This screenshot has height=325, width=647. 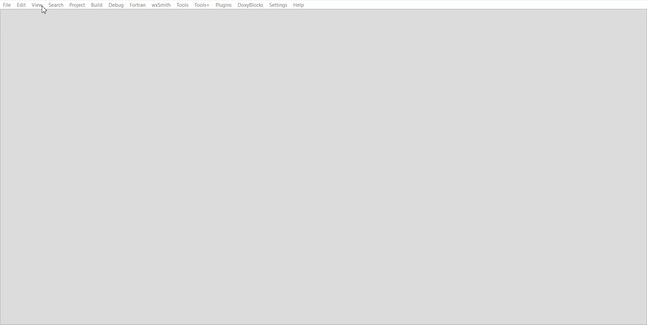 I want to click on Edit, so click(x=22, y=5).